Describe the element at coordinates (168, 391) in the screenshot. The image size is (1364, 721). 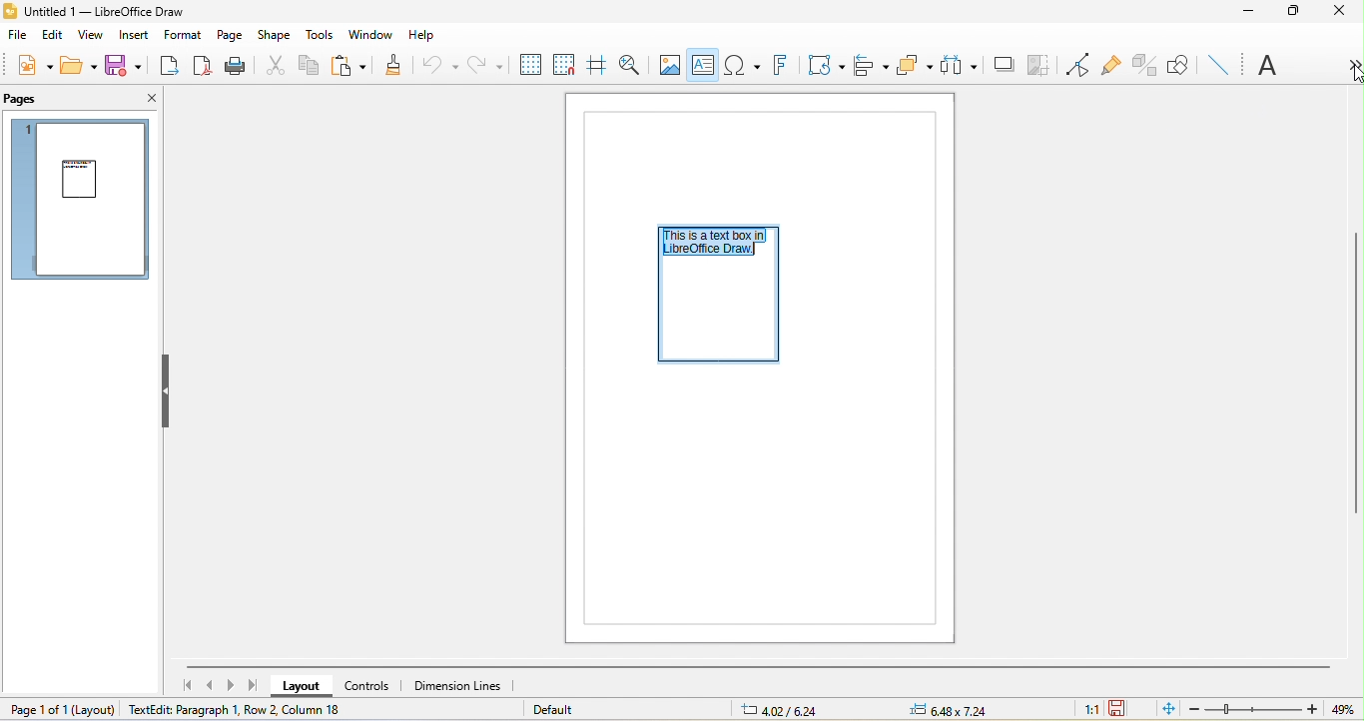
I see `hide` at that location.